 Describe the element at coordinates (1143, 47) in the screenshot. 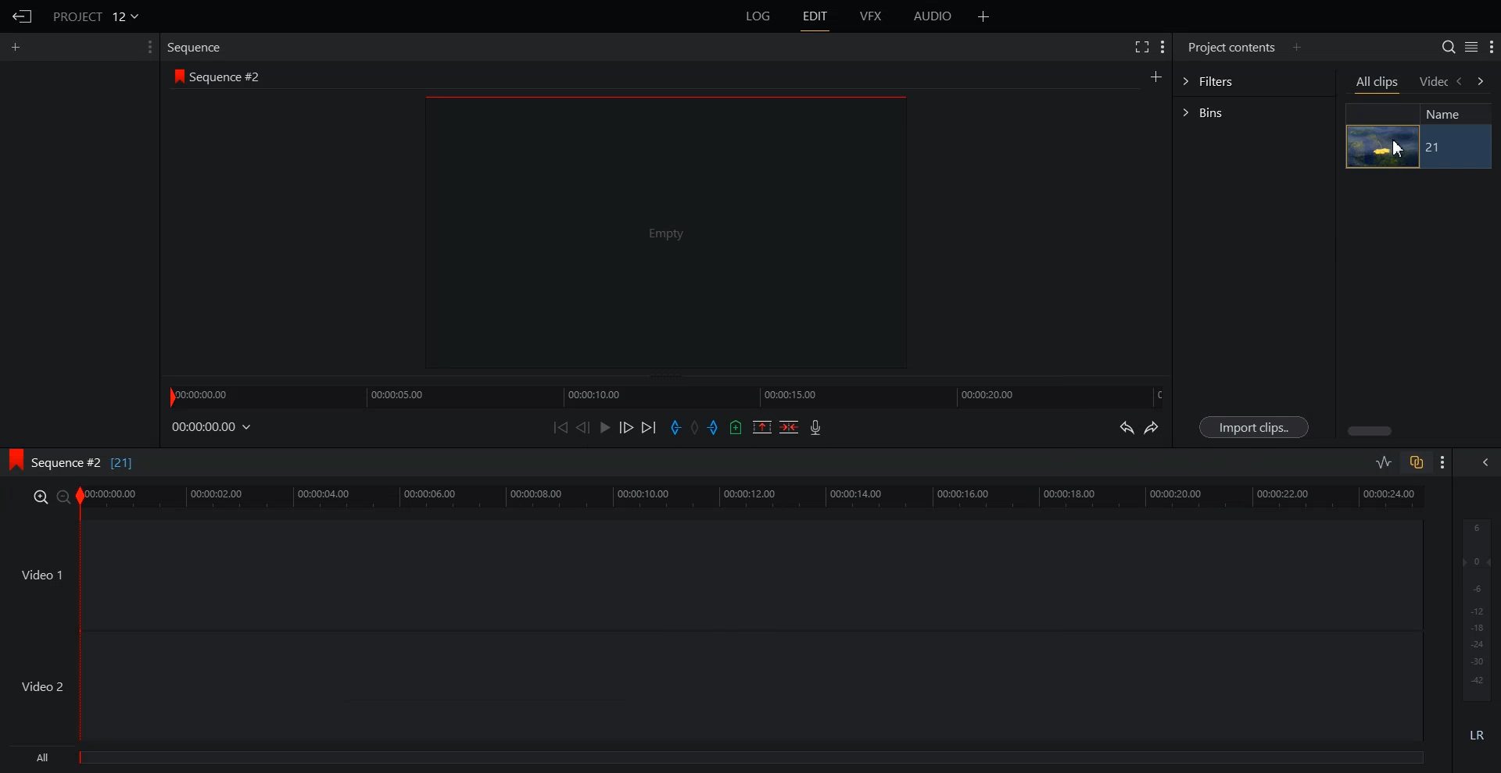

I see `Full Screen` at that location.